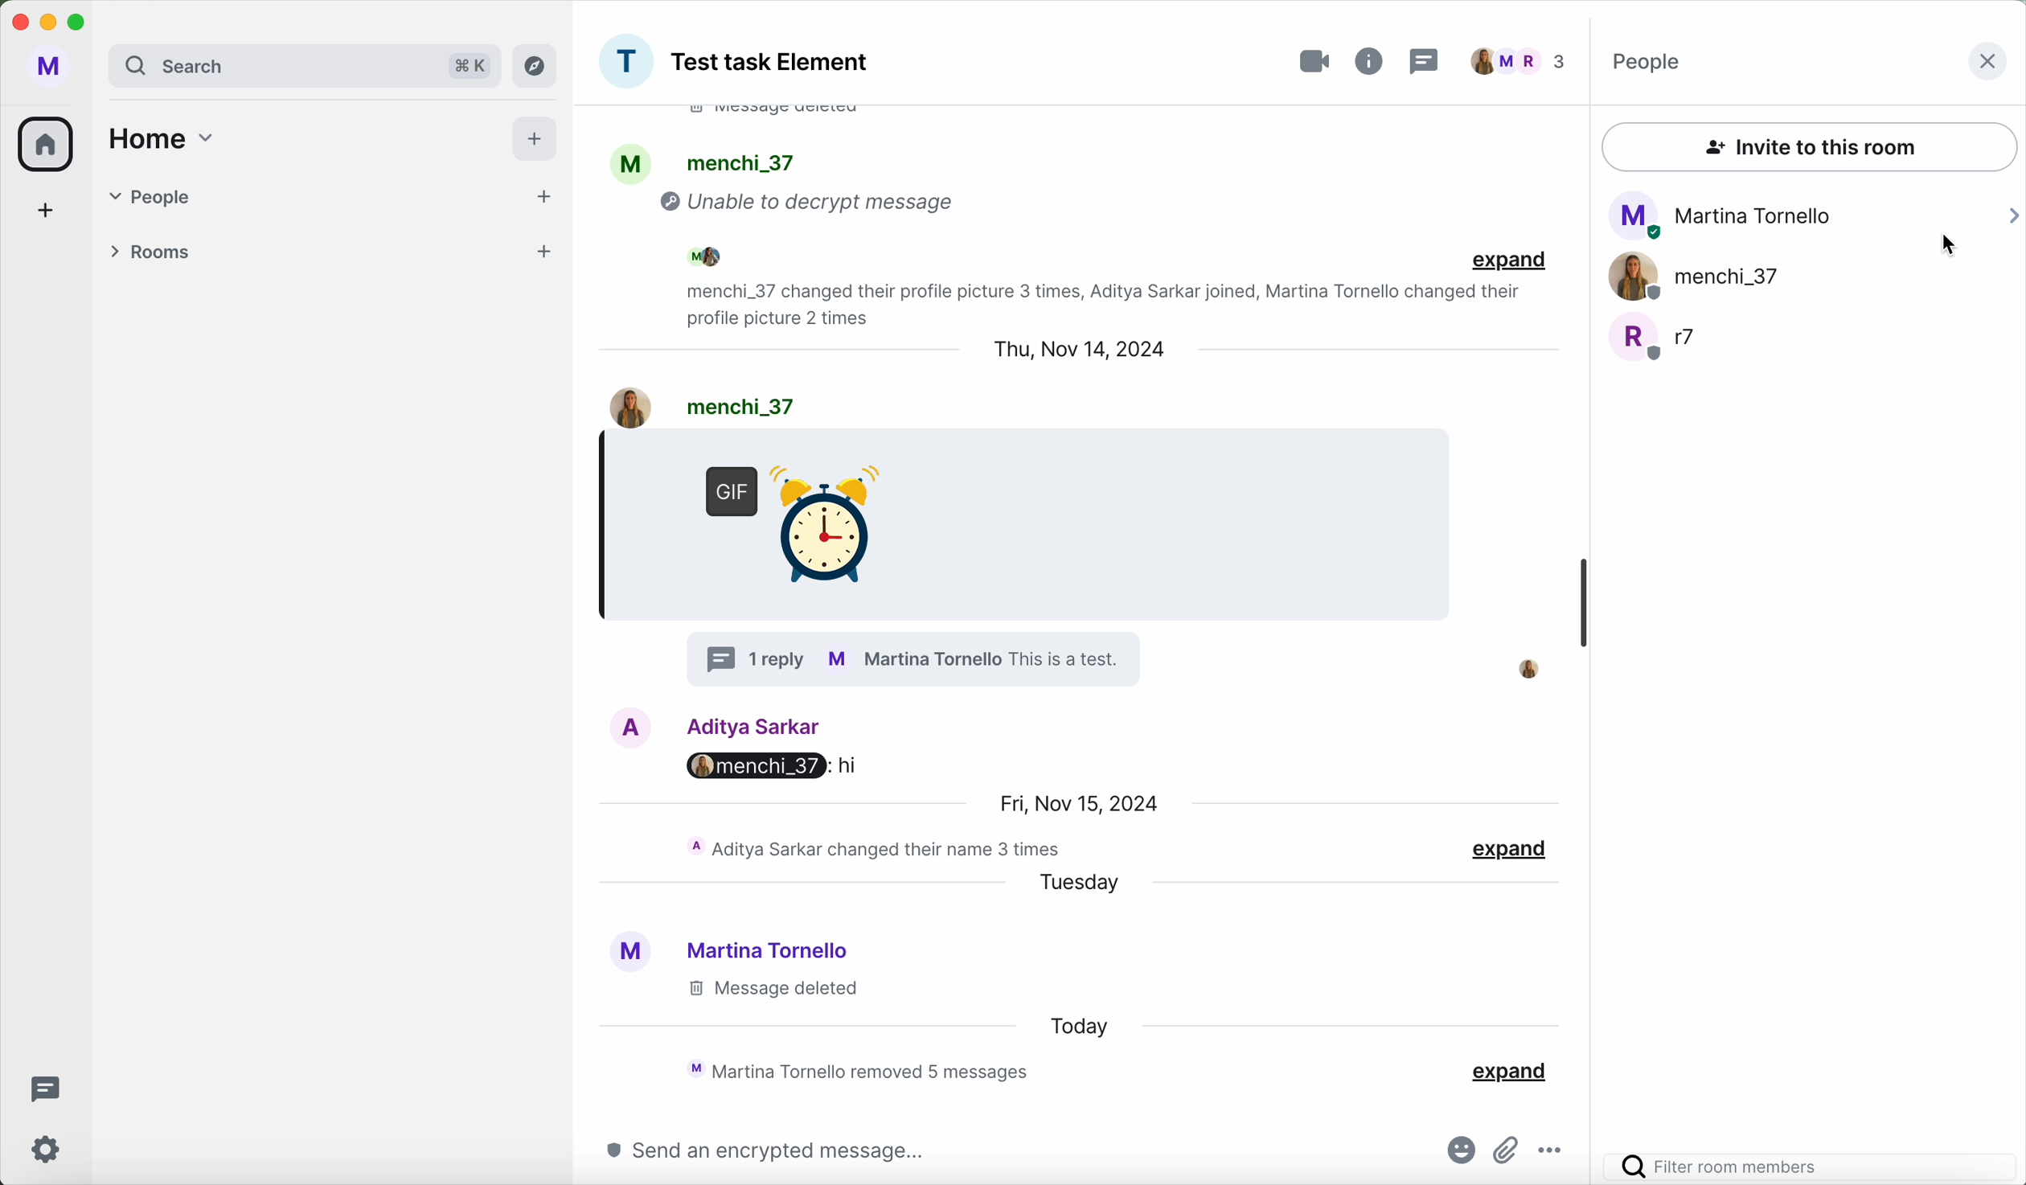 Image resolution: width=2026 pixels, height=1185 pixels. I want to click on activity chat, so click(877, 849).